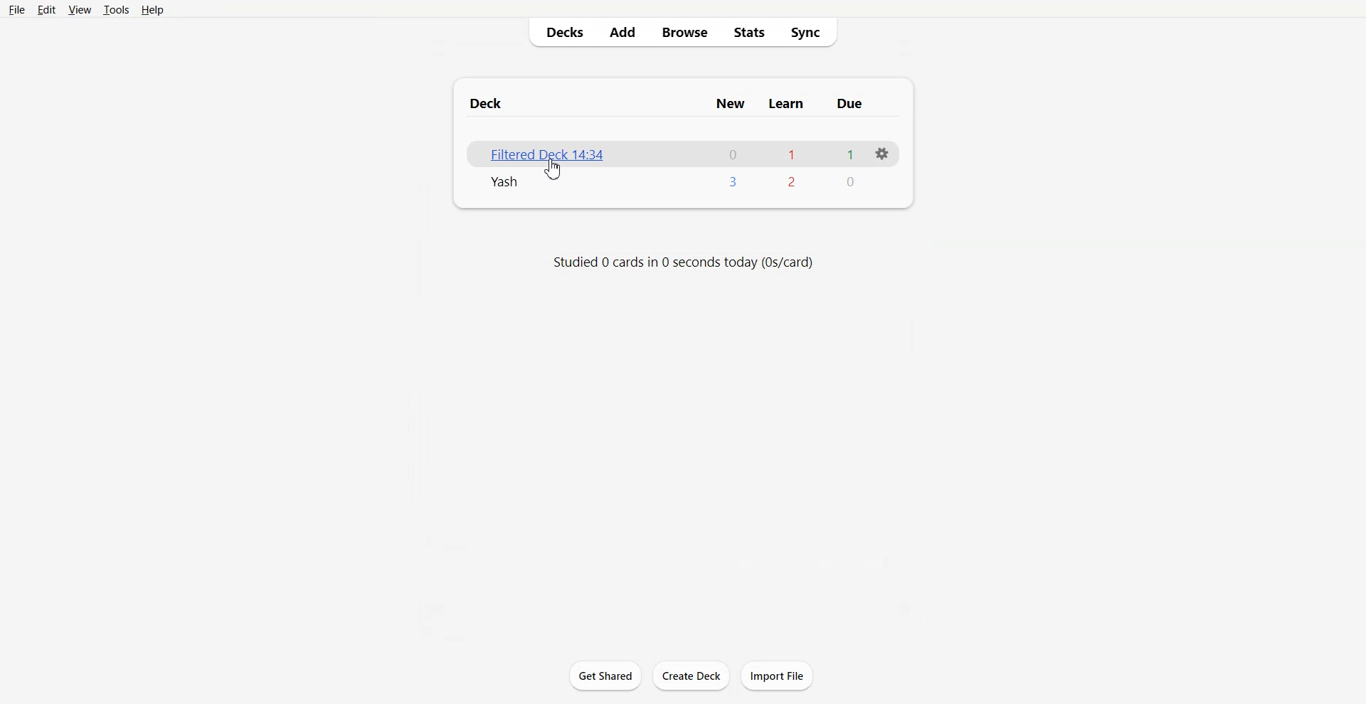 Image resolution: width=1366 pixels, height=704 pixels. Describe the element at coordinates (881, 154) in the screenshot. I see `Settings` at that location.